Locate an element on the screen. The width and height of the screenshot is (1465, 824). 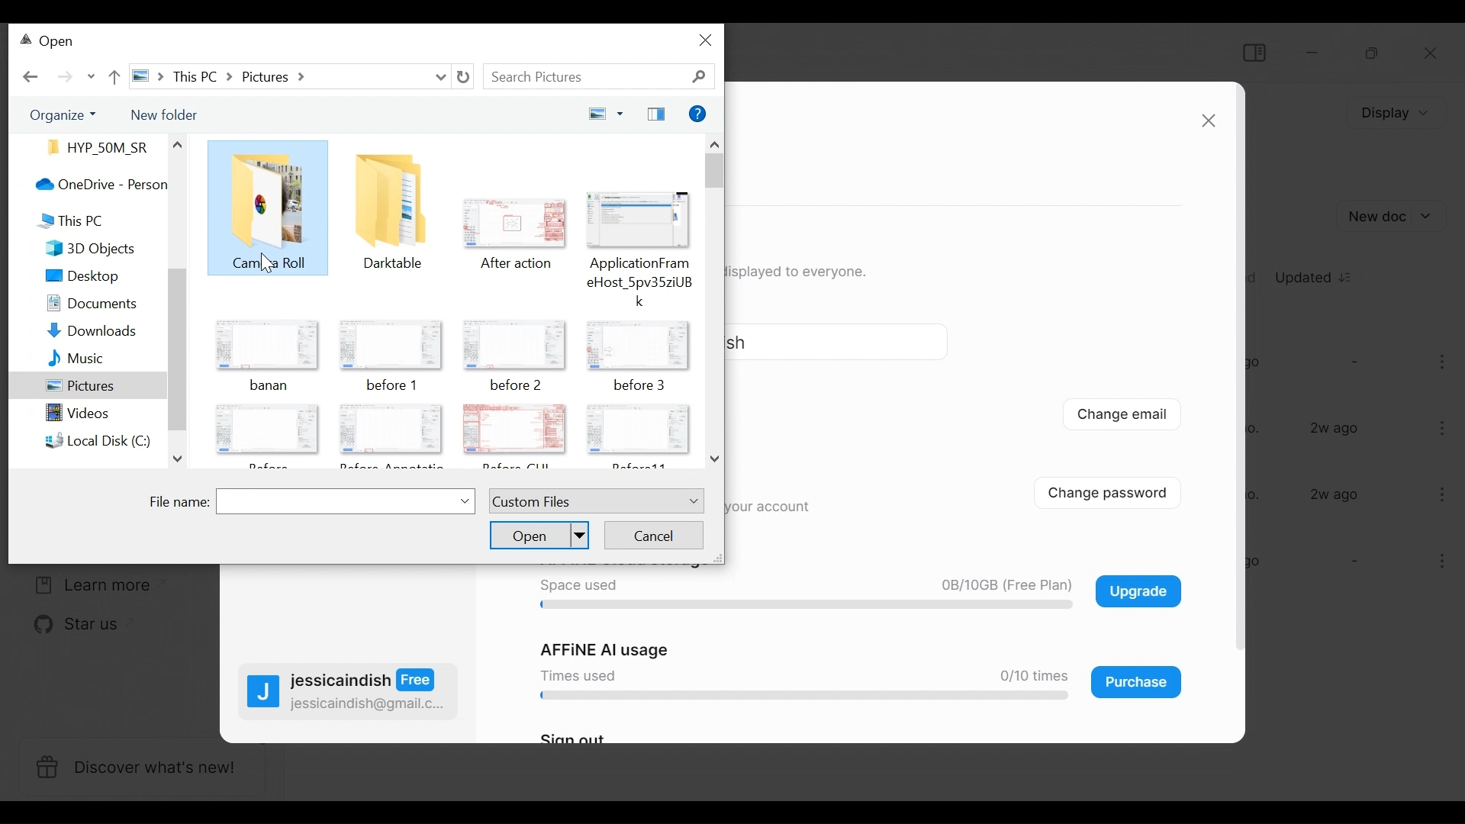
icon is located at coordinates (636, 341).